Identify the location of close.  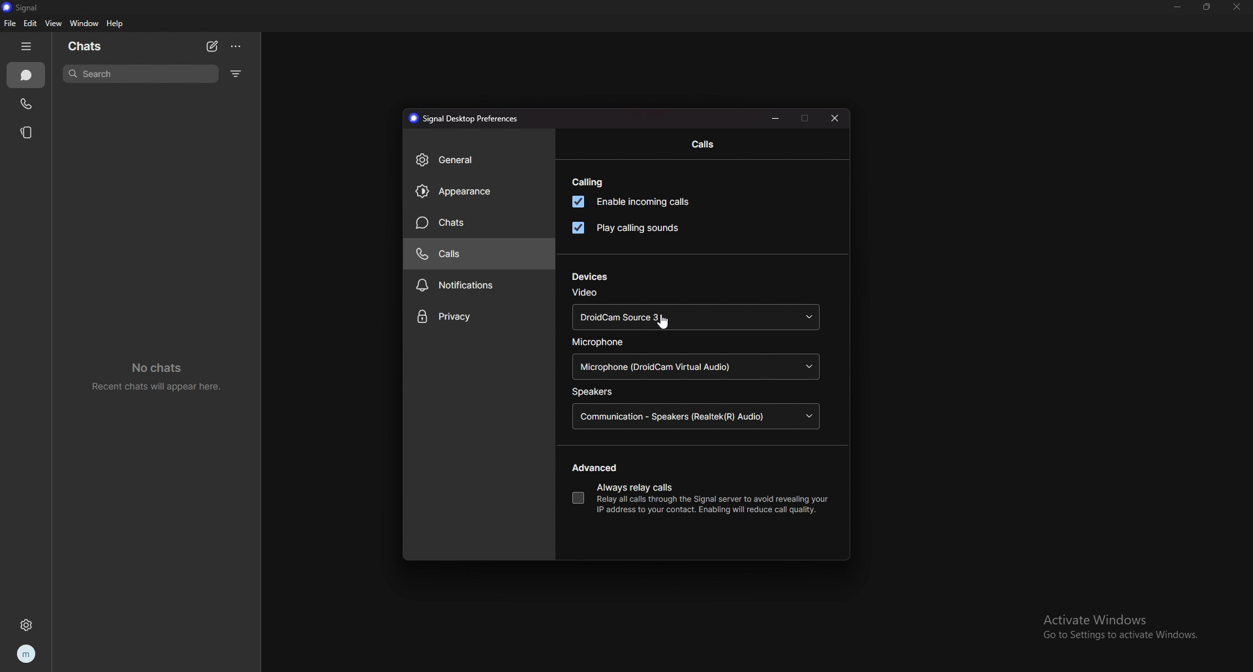
(837, 117).